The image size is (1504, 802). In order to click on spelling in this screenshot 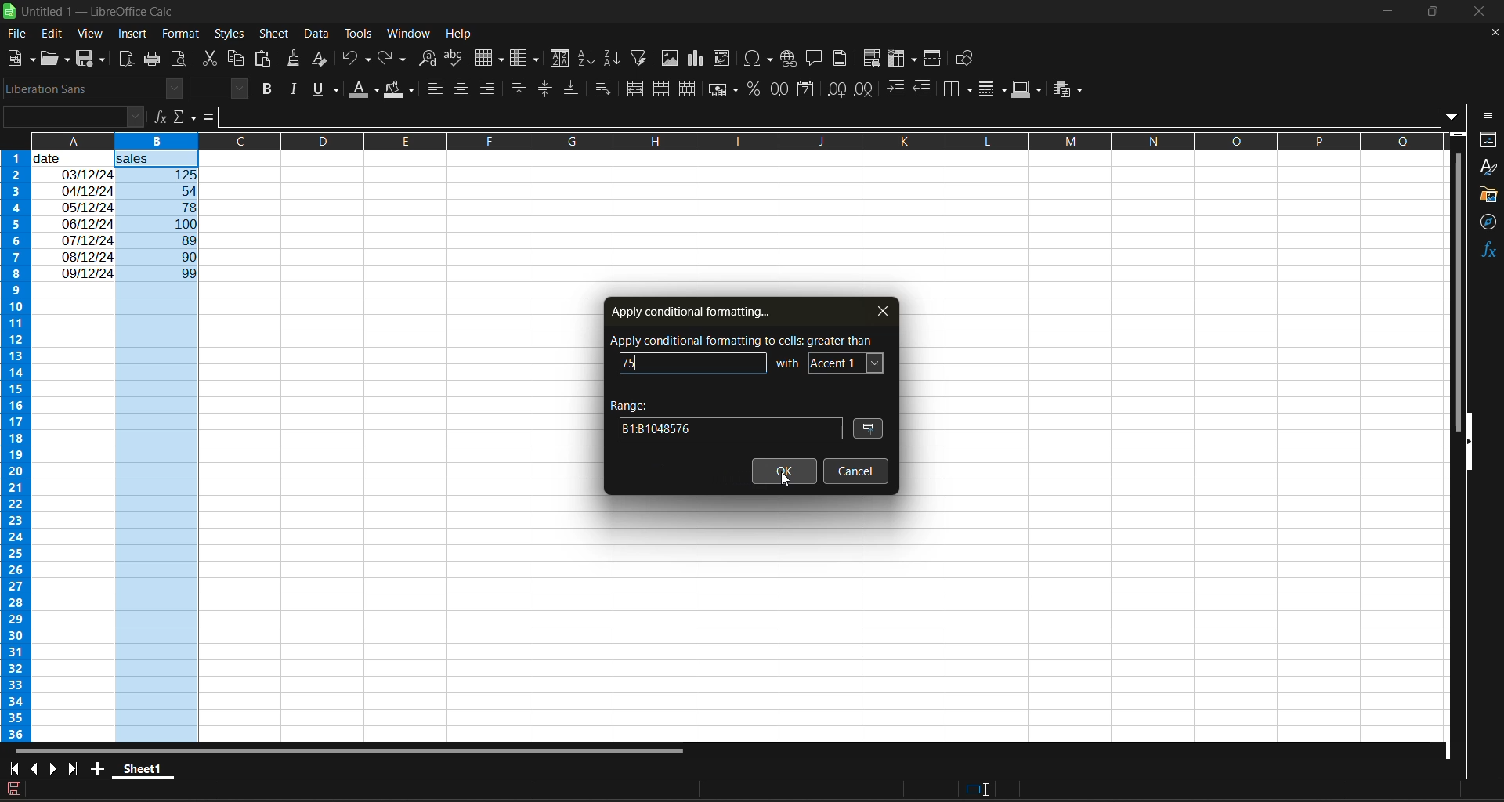, I will do `click(456, 58)`.